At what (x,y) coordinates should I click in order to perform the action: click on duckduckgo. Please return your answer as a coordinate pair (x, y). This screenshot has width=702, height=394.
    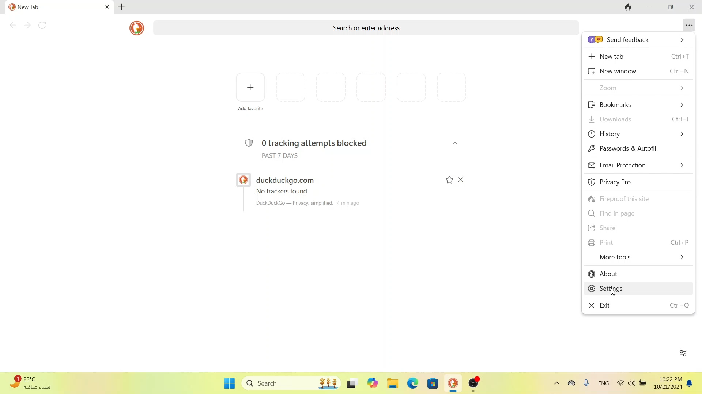
    Looking at the image, I should click on (453, 385).